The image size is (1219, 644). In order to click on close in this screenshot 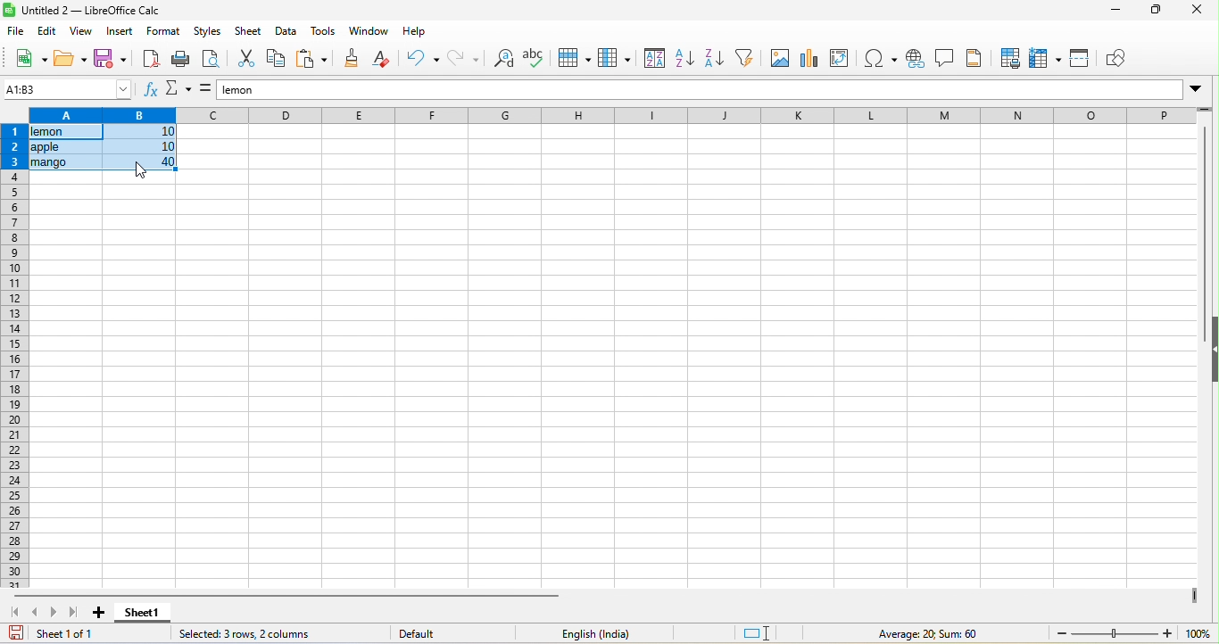, I will do `click(1193, 12)`.